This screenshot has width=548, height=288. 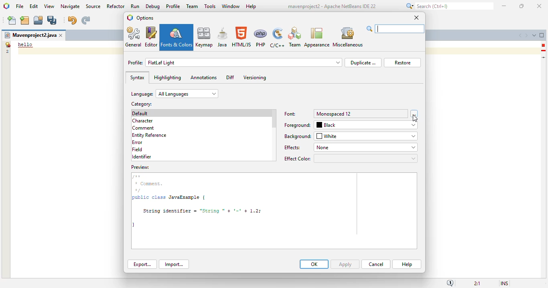 What do you see at coordinates (203, 77) in the screenshot?
I see `annotations` at bounding box center [203, 77].